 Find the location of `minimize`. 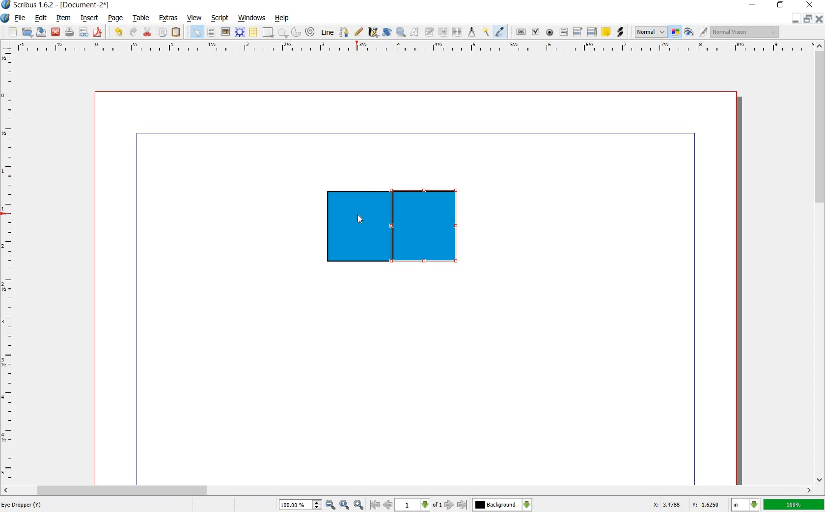

minimize is located at coordinates (797, 19).